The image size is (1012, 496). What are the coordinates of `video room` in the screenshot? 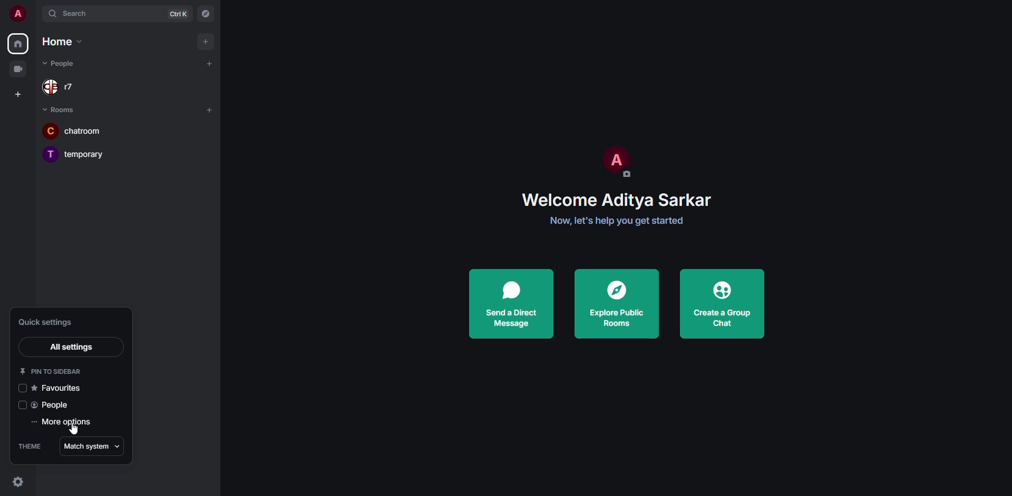 It's located at (21, 68).